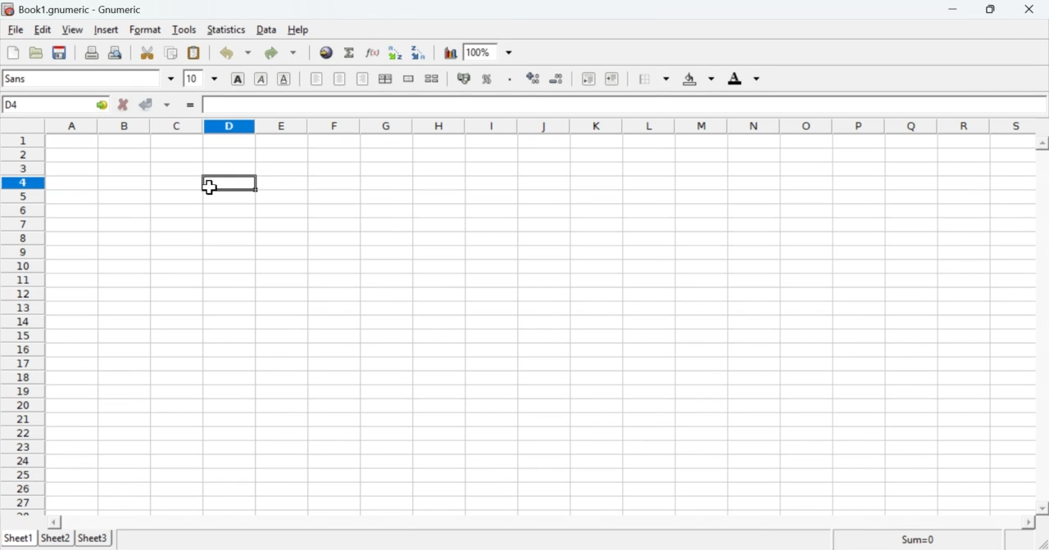 The image size is (1049, 550). I want to click on Border, so click(655, 79).